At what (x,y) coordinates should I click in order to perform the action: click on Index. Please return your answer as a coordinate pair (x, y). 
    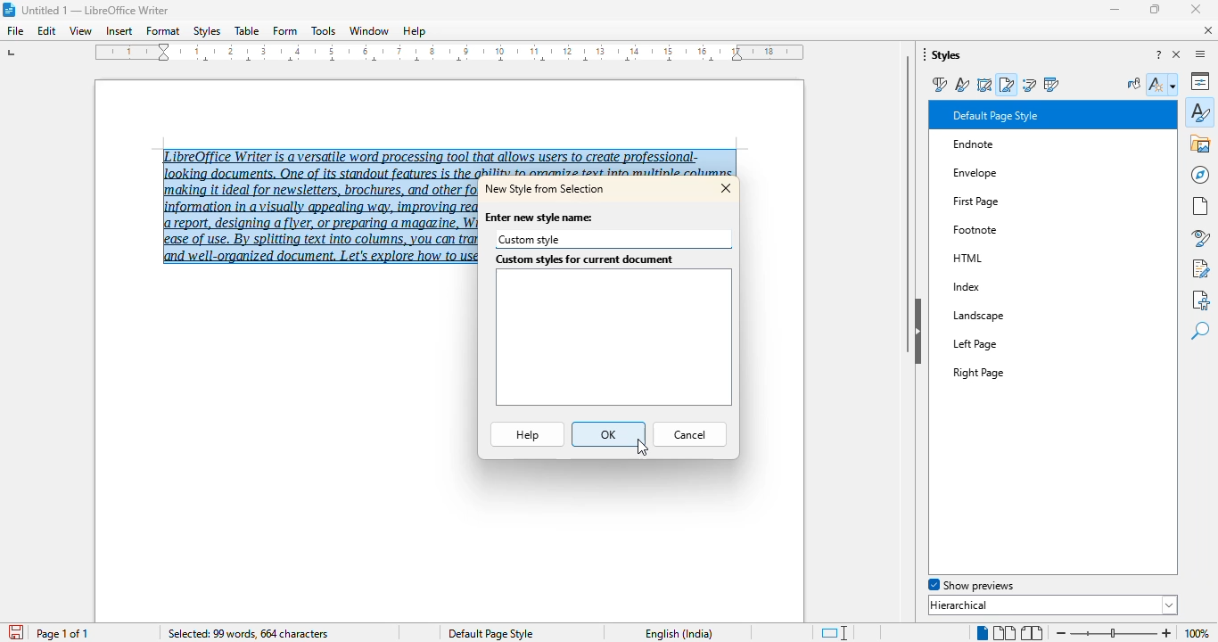
    Looking at the image, I should click on (1012, 287).